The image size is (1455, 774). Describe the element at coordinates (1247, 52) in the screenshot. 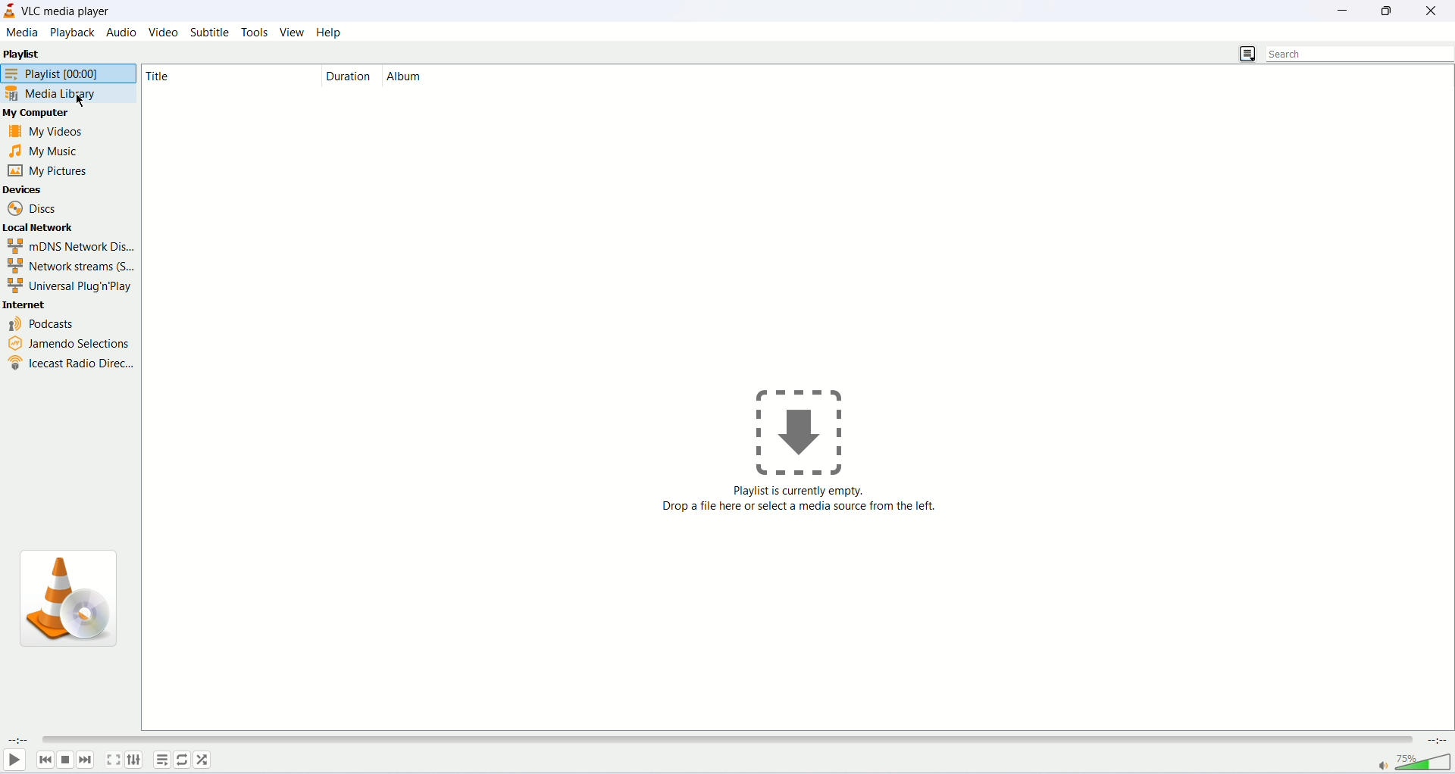

I see `playlist view` at that location.